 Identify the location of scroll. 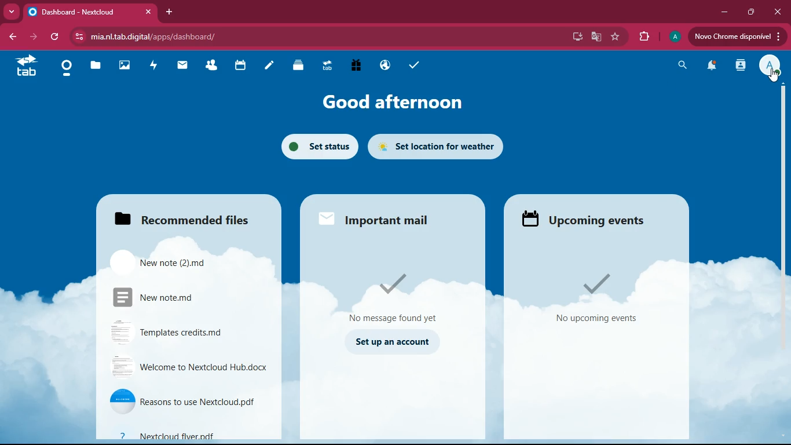
(780, 187).